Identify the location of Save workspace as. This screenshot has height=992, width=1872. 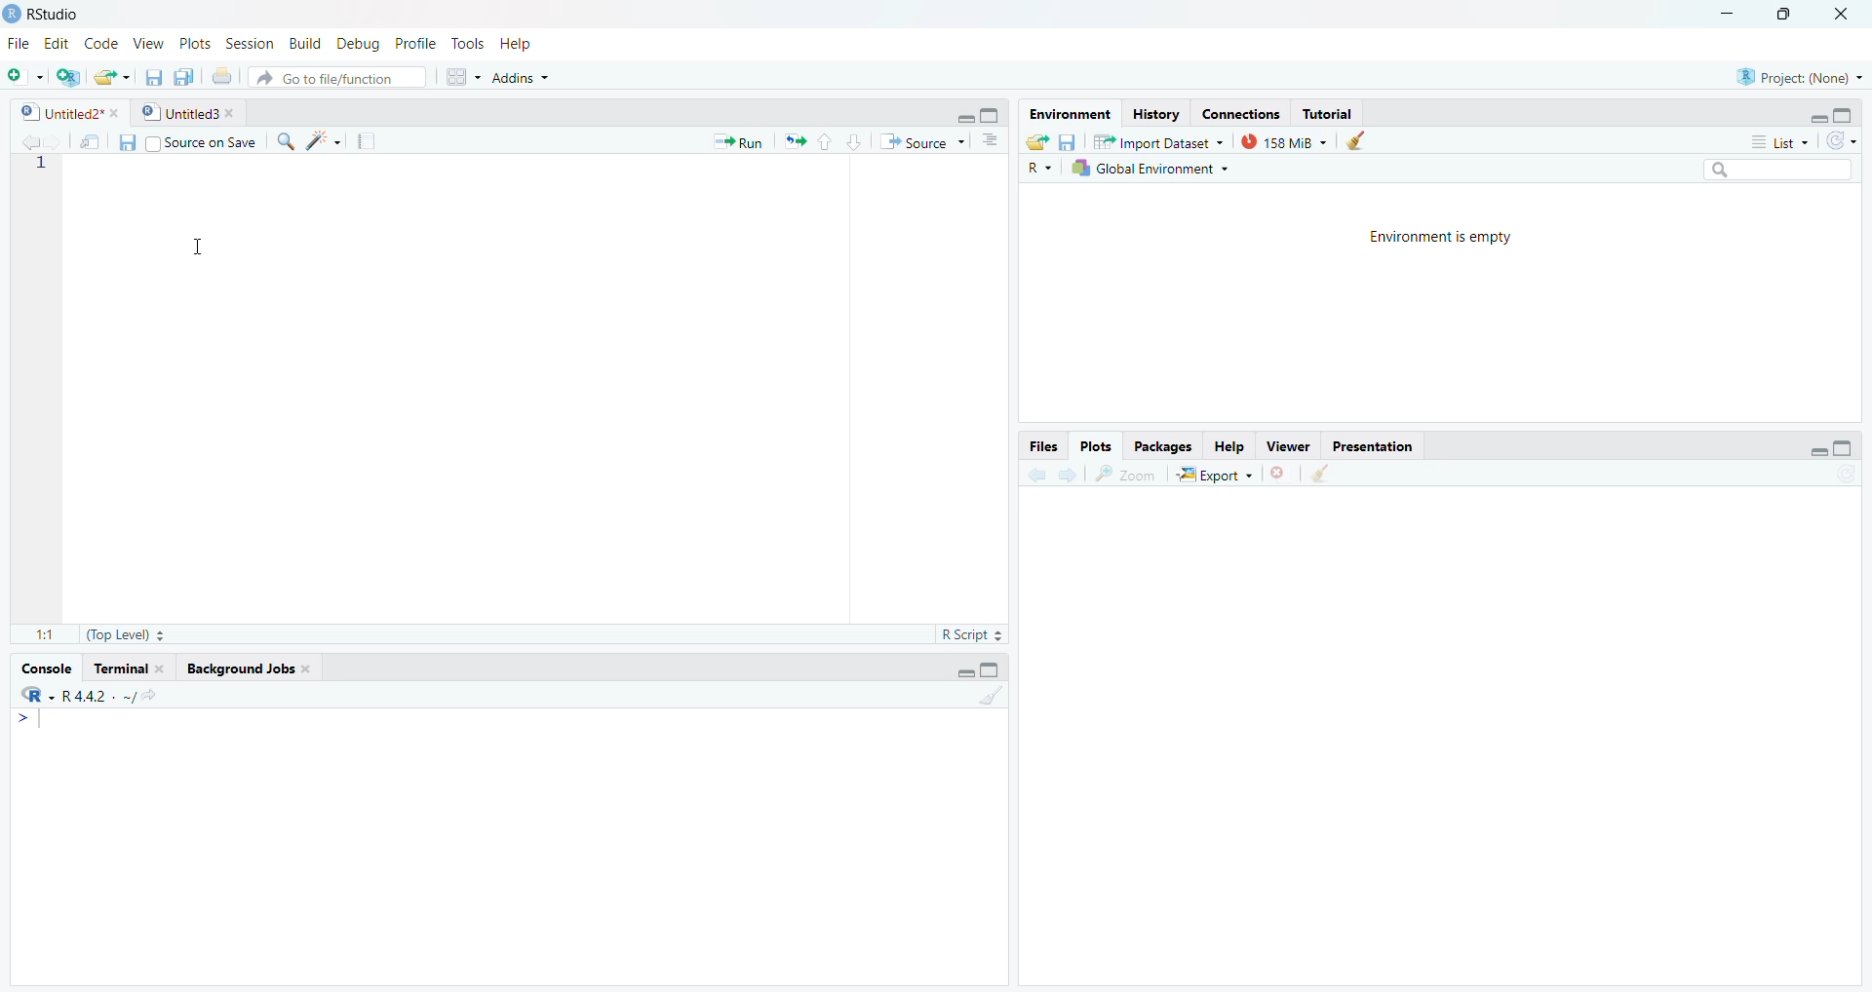
(1072, 139).